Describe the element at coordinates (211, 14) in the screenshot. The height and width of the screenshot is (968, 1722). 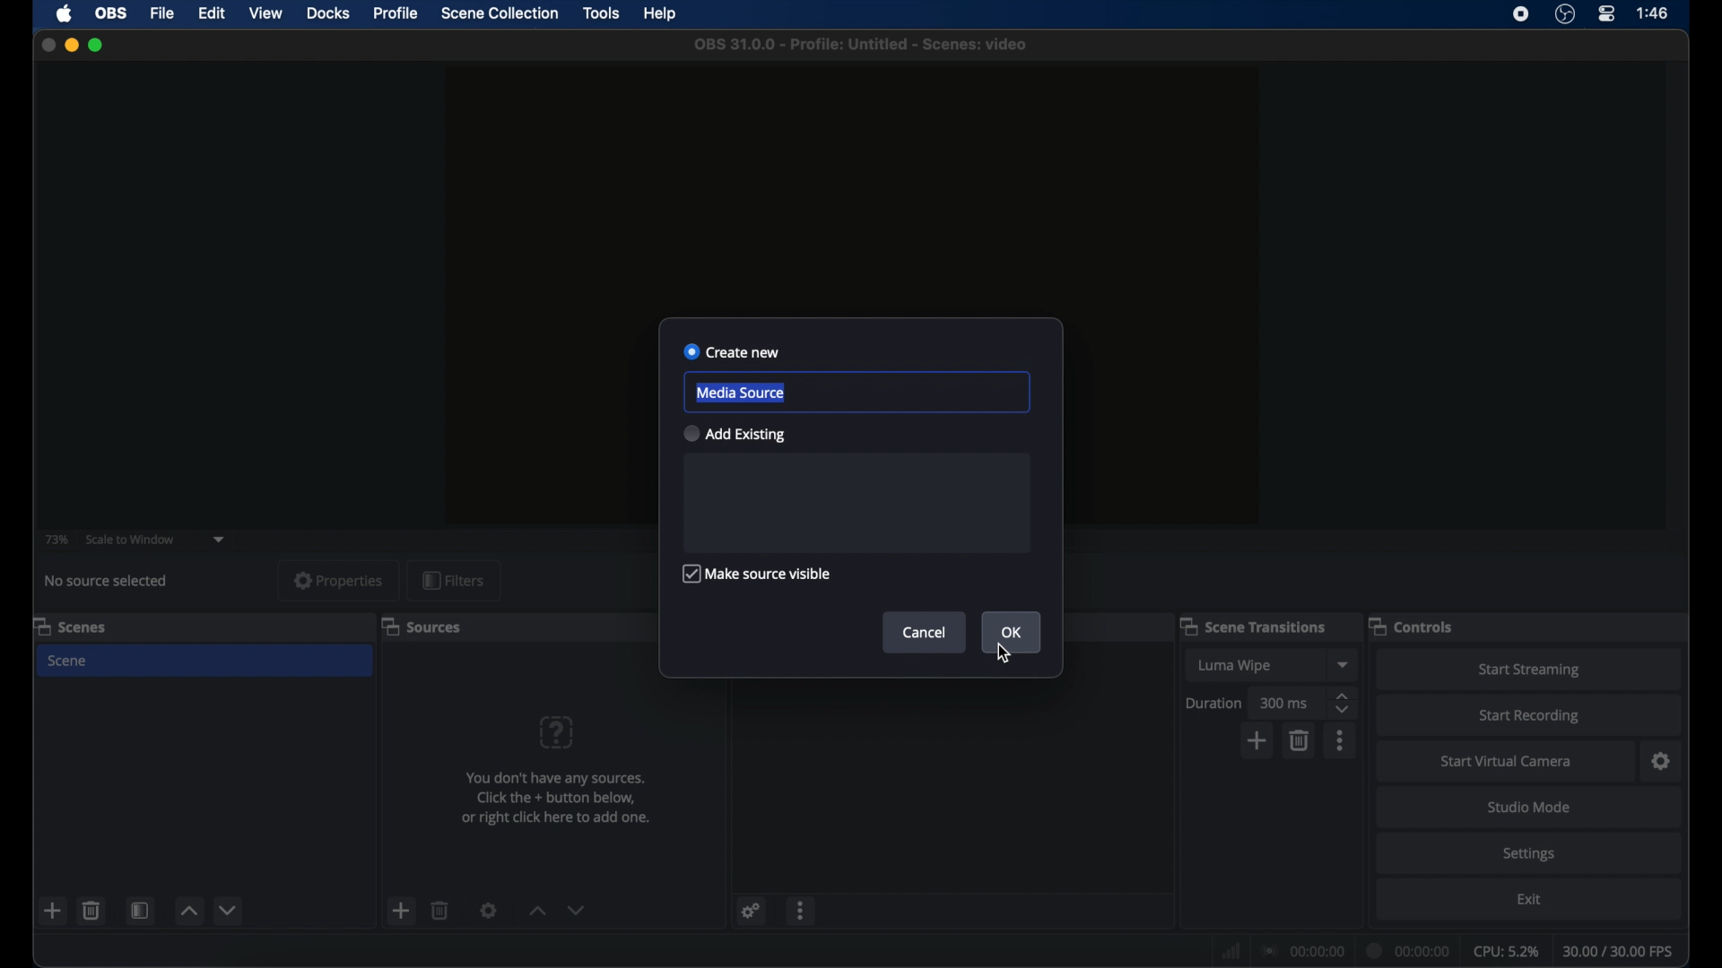
I see `edit` at that location.